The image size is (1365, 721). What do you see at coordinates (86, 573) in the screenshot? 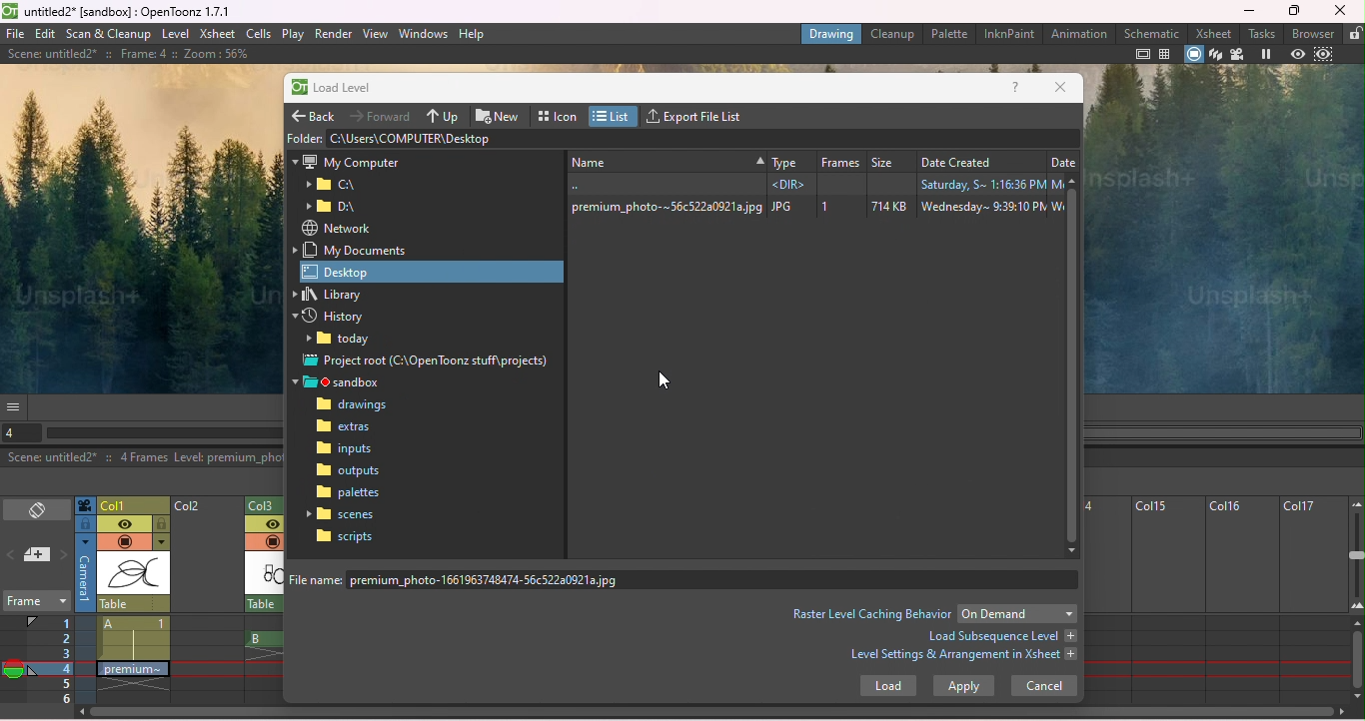
I see `Click to select camera` at bounding box center [86, 573].